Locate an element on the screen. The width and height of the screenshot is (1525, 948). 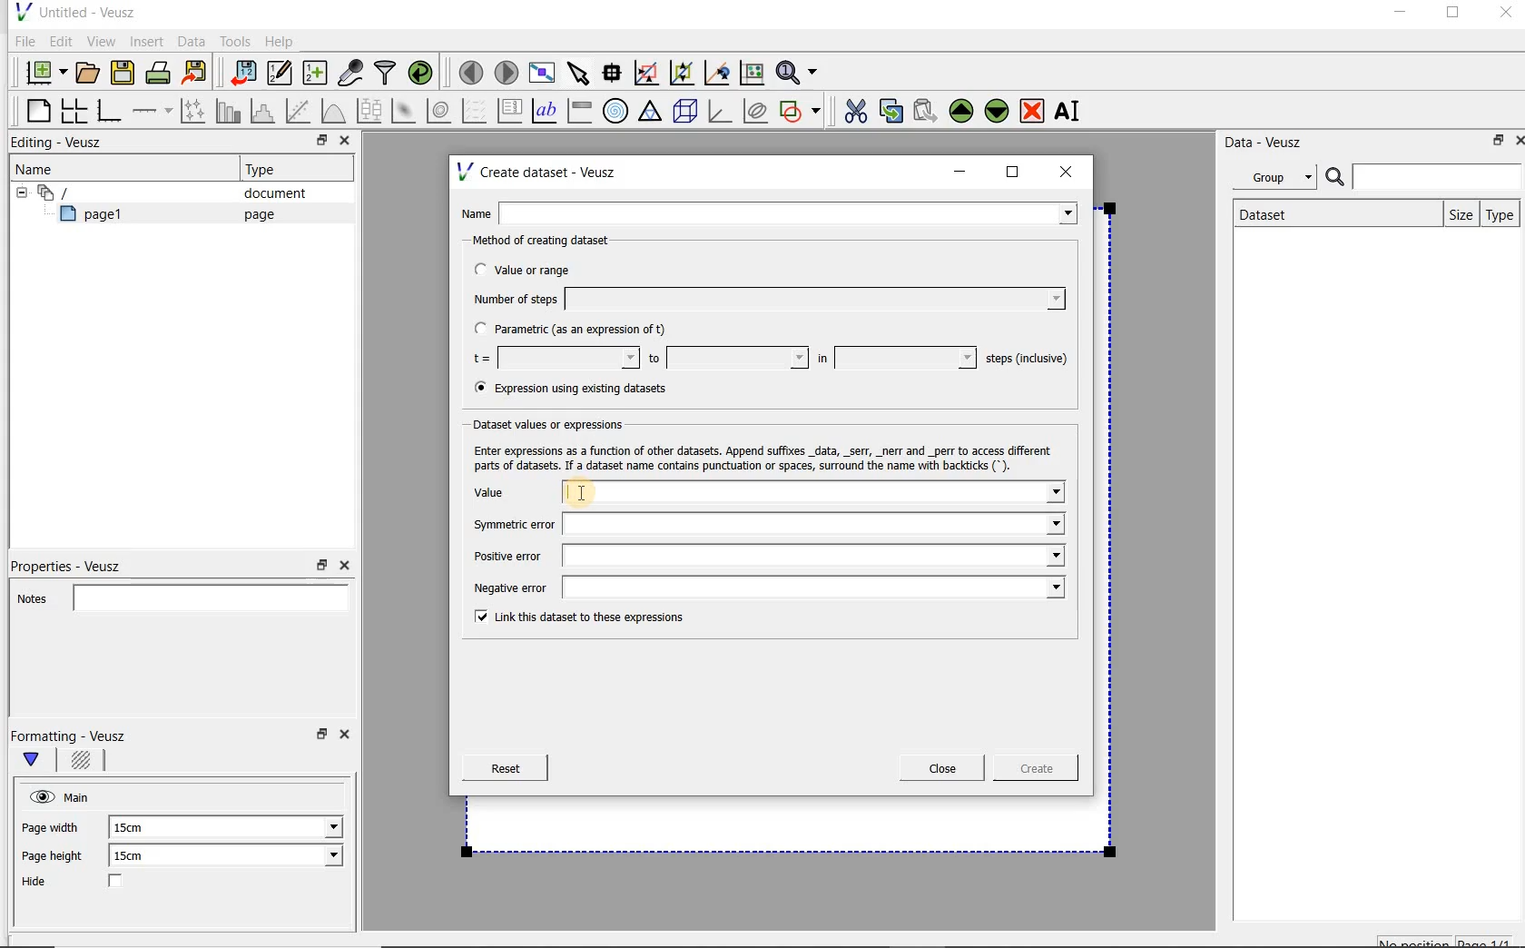
restore down is located at coordinates (322, 566).